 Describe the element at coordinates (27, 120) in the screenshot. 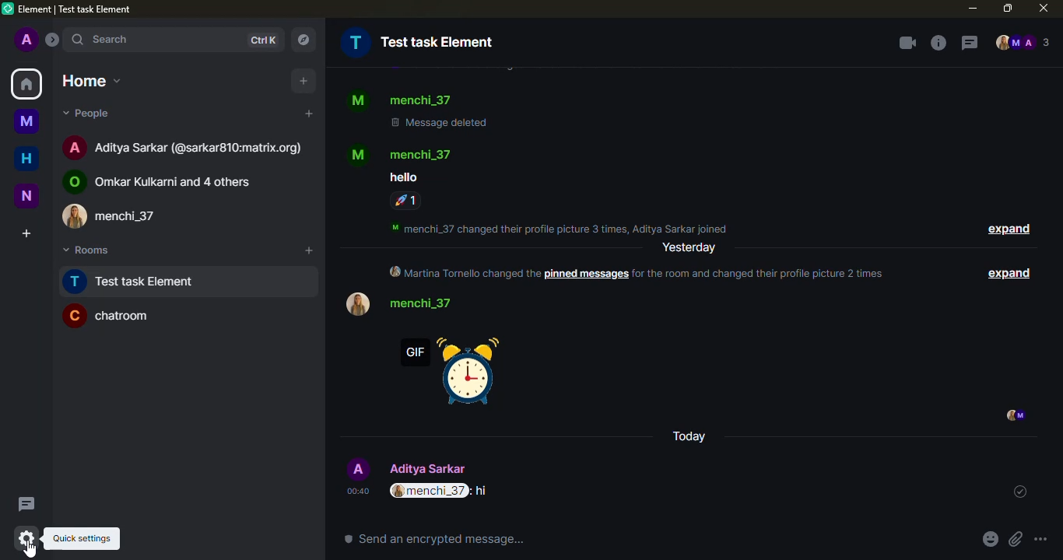

I see `myspace` at that location.